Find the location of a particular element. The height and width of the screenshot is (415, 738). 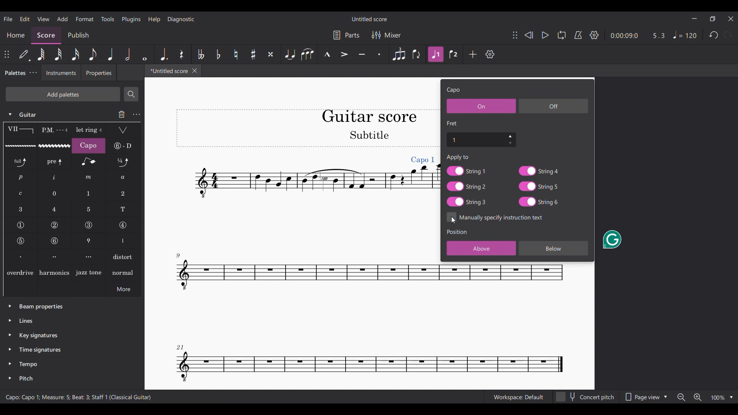

Tie is located at coordinates (289, 54).